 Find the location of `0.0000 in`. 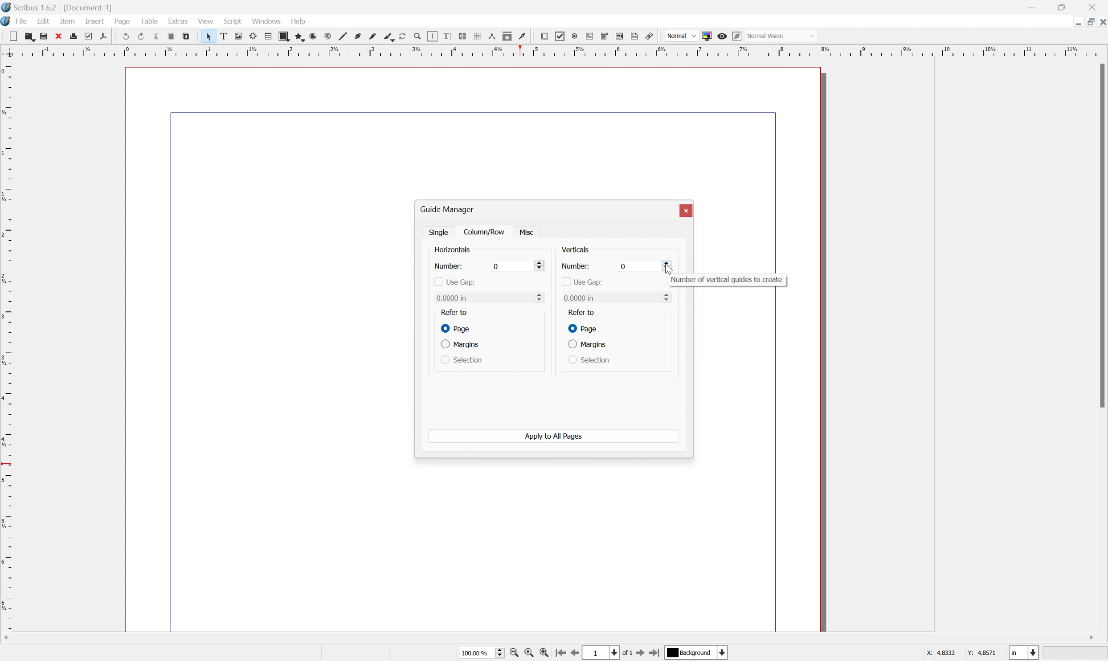

0.0000 in is located at coordinates (618, 298).